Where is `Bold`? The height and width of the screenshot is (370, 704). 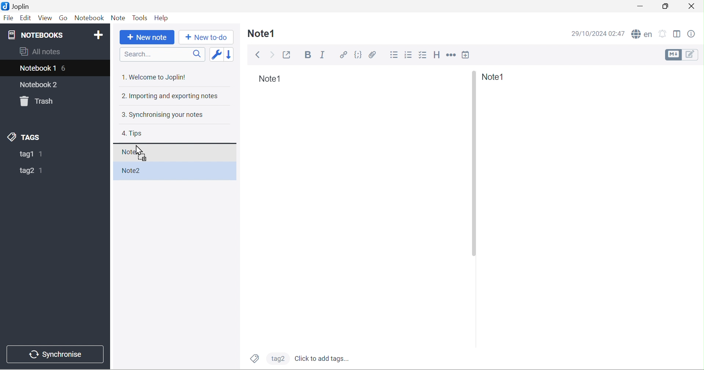
Bold is located at coordinates (307, 55).